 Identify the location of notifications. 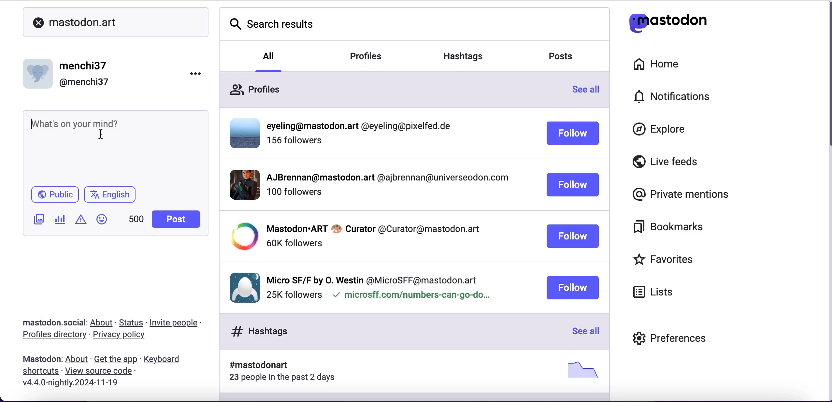
(670, 97).